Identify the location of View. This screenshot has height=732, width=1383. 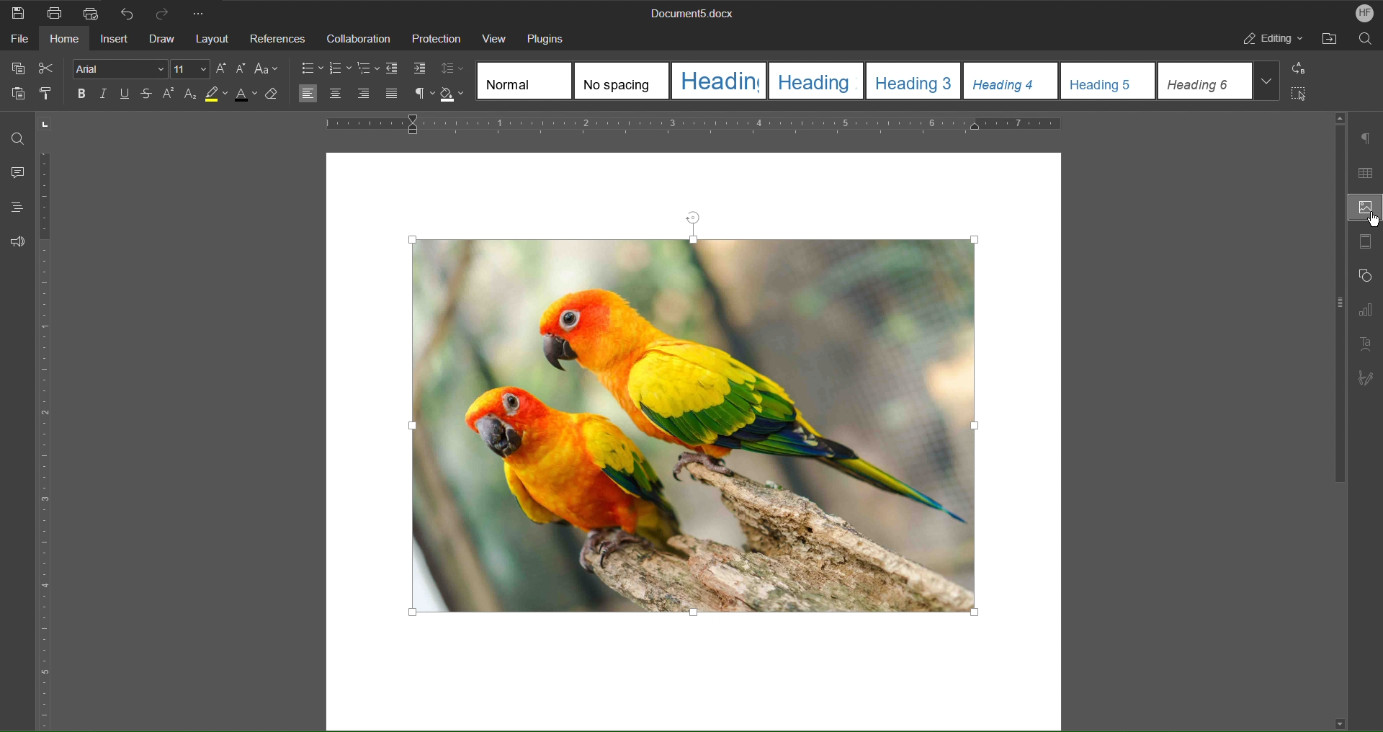
(494, 37).